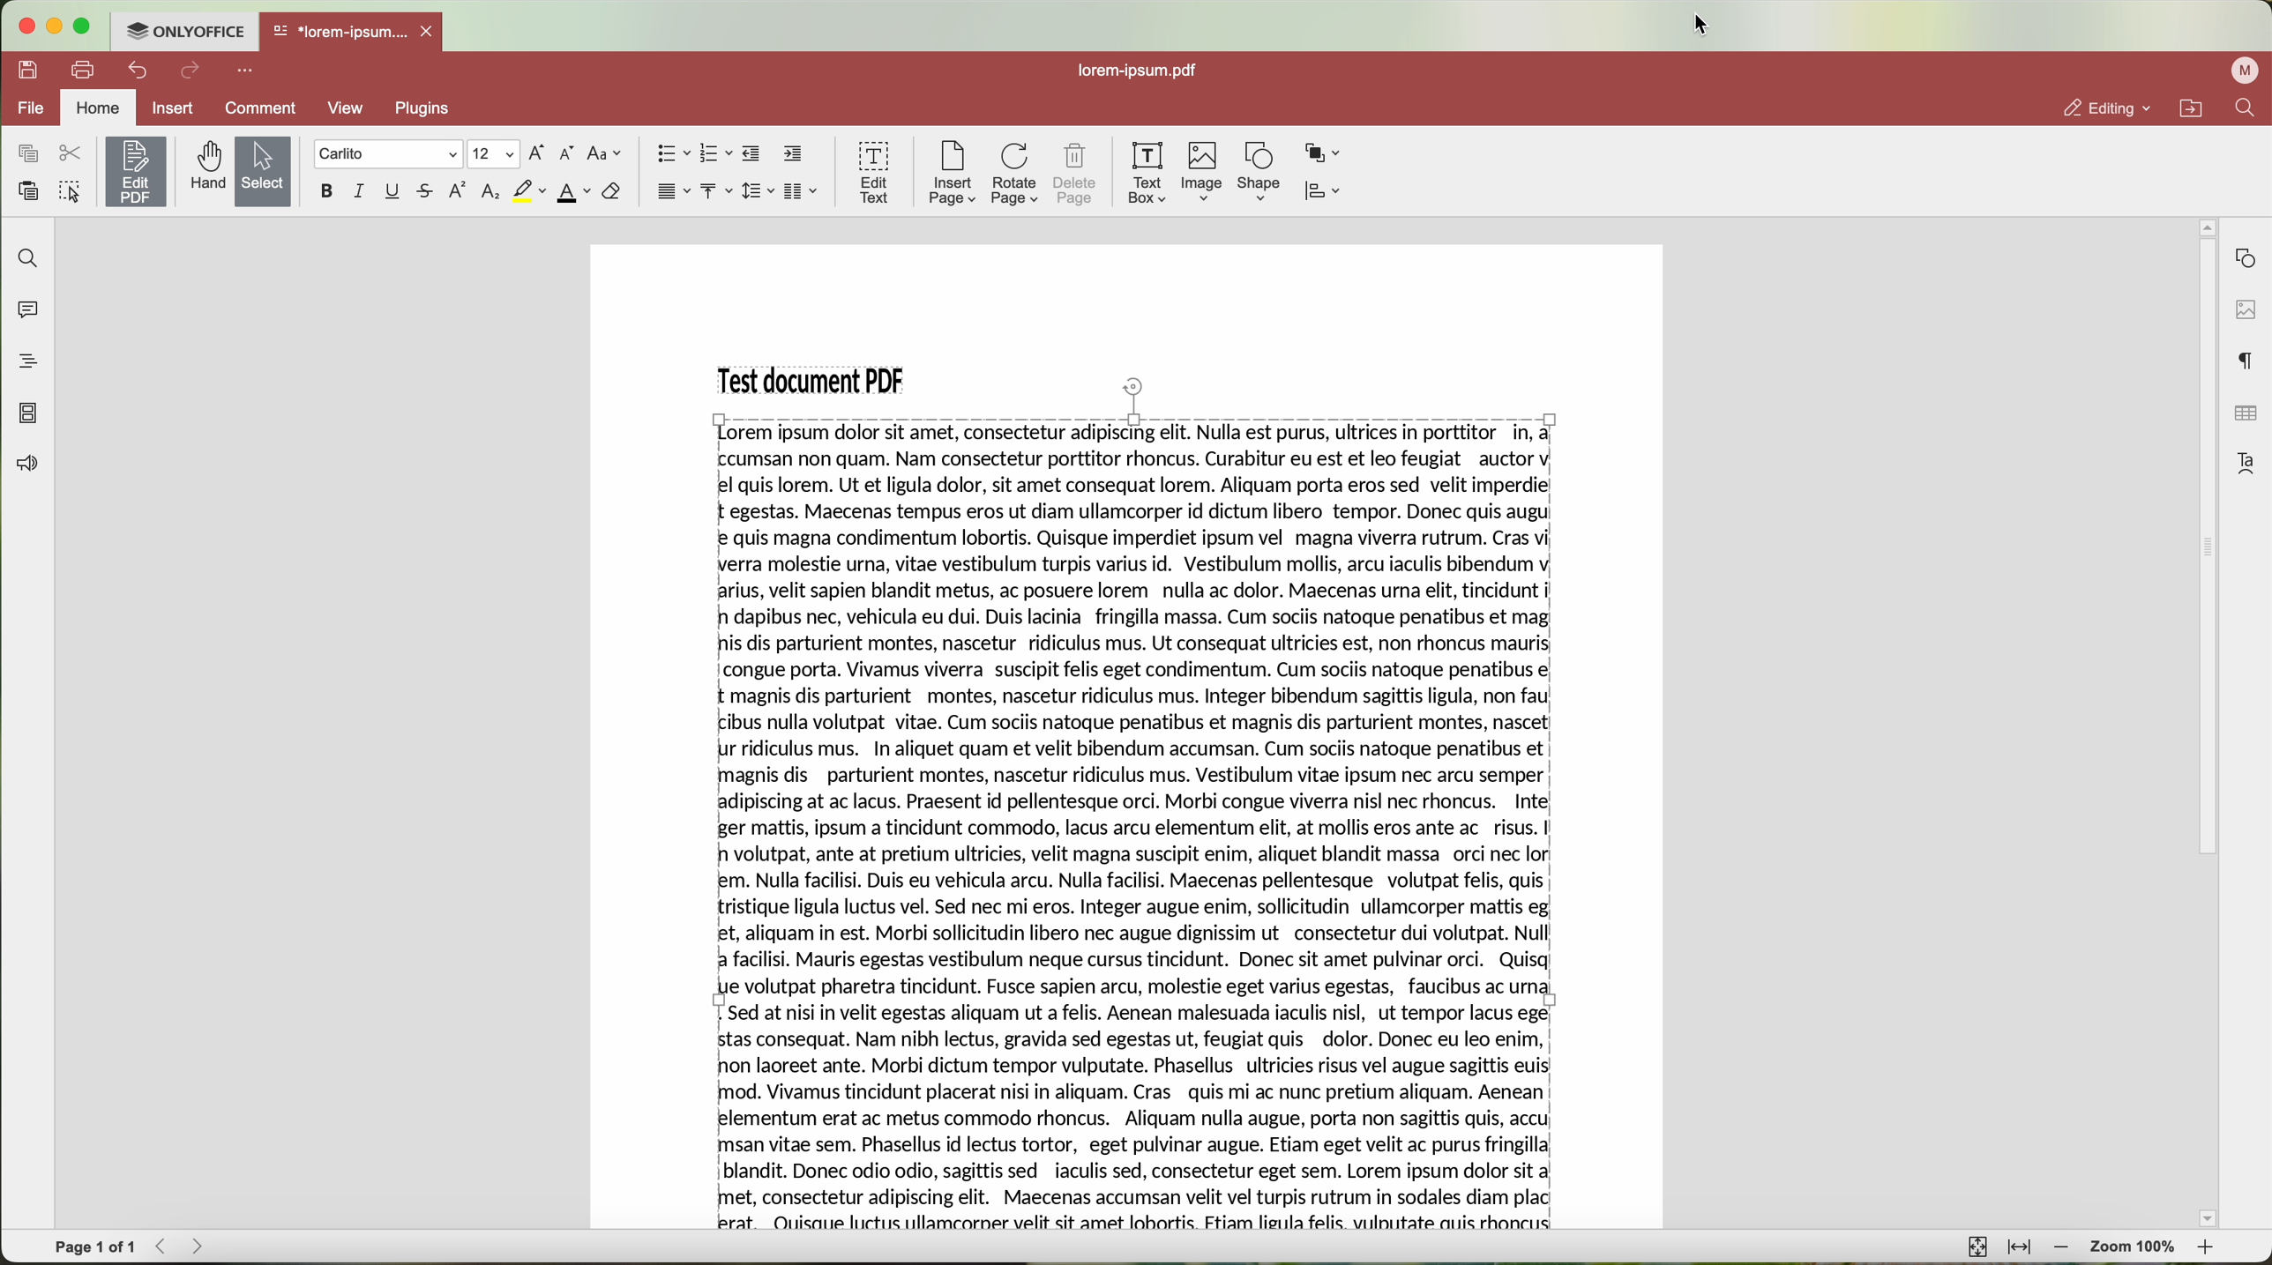 This screenshot has height=1265, width=2272. I want to click on image settings, so click(2245, 310).